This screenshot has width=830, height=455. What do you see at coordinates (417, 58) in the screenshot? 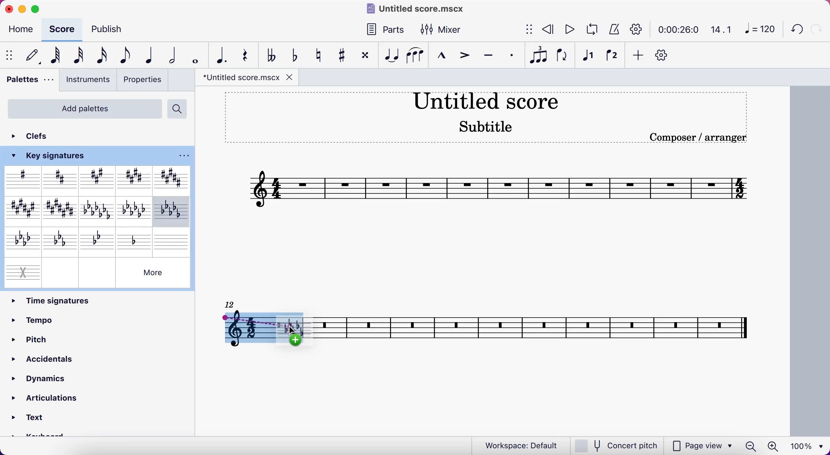
I see `slur` at bounding box center [417, 58].